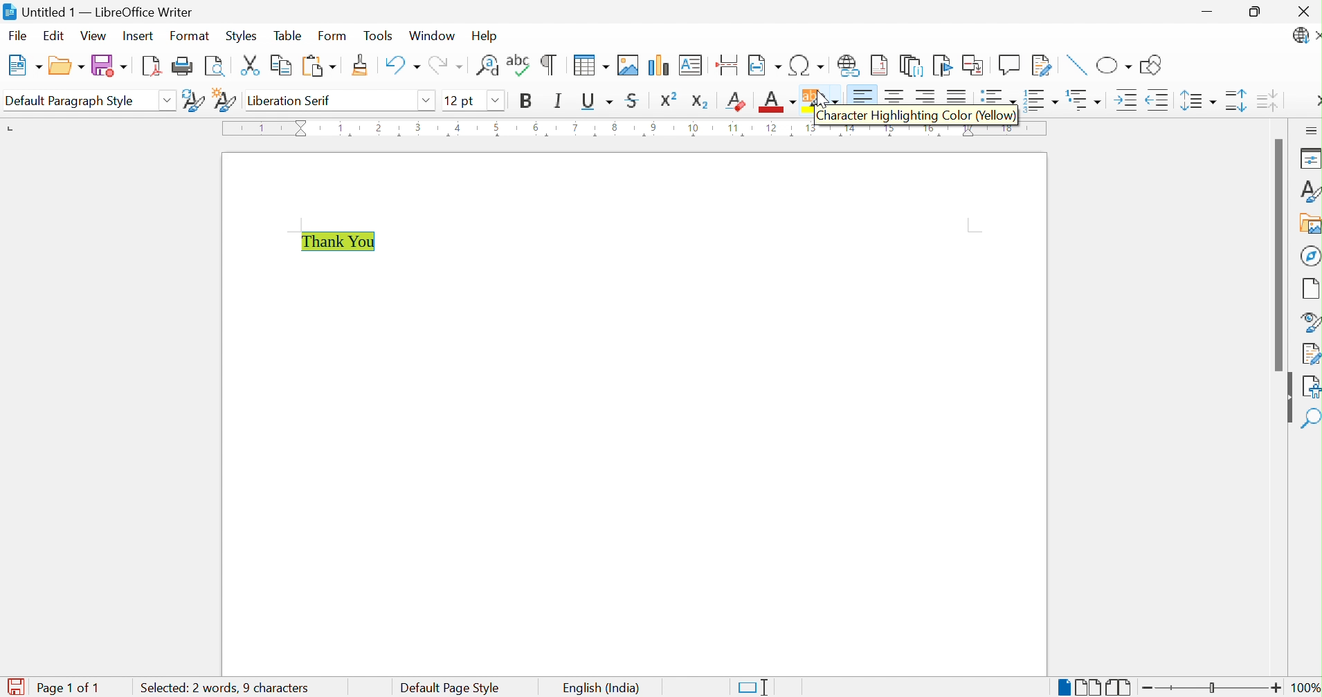 This screenshot has width=1322, height=697. I want to click on Insert Page Break, so click(727, 64).